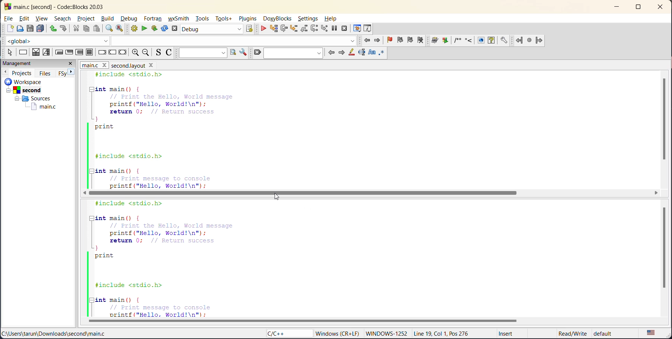 The width and height of the screenshot is (672, 339). Describe the element at coordinates (337, 333) in the screenshot. I see `metadata` at that location.